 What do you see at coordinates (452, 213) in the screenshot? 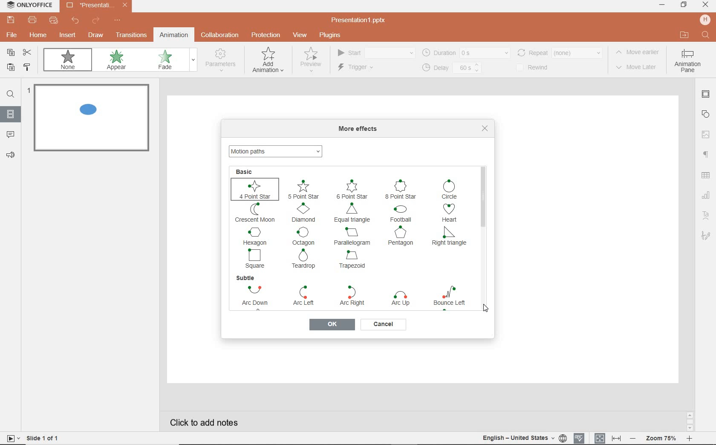
I see `HEART` at bounding box center [452, 213].